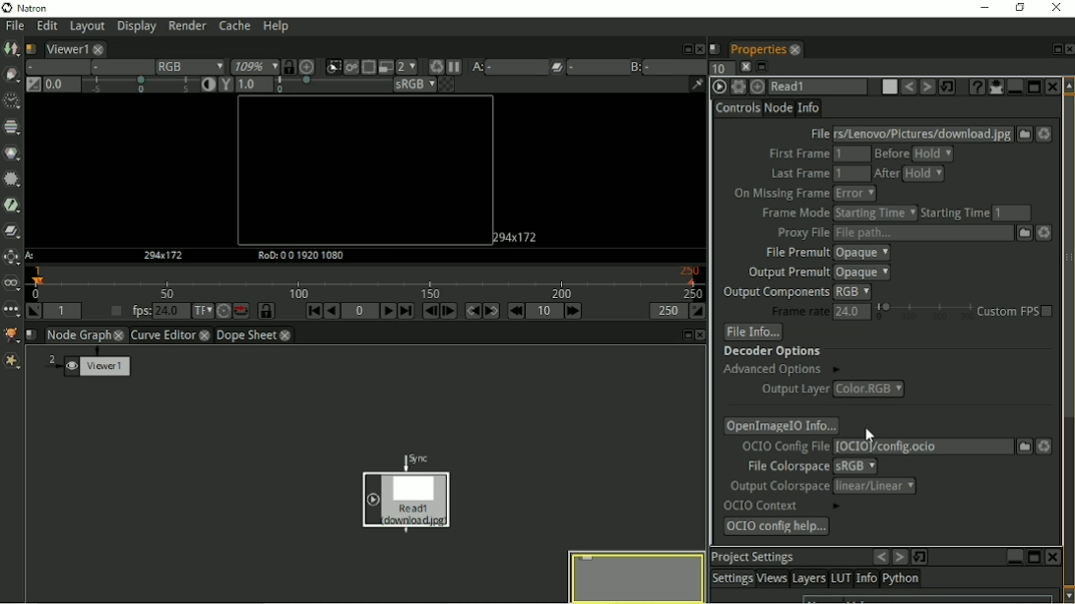 The width and height of the screenshot is (1075, 604). I want to click on Gamma correction, so click(298, 86).